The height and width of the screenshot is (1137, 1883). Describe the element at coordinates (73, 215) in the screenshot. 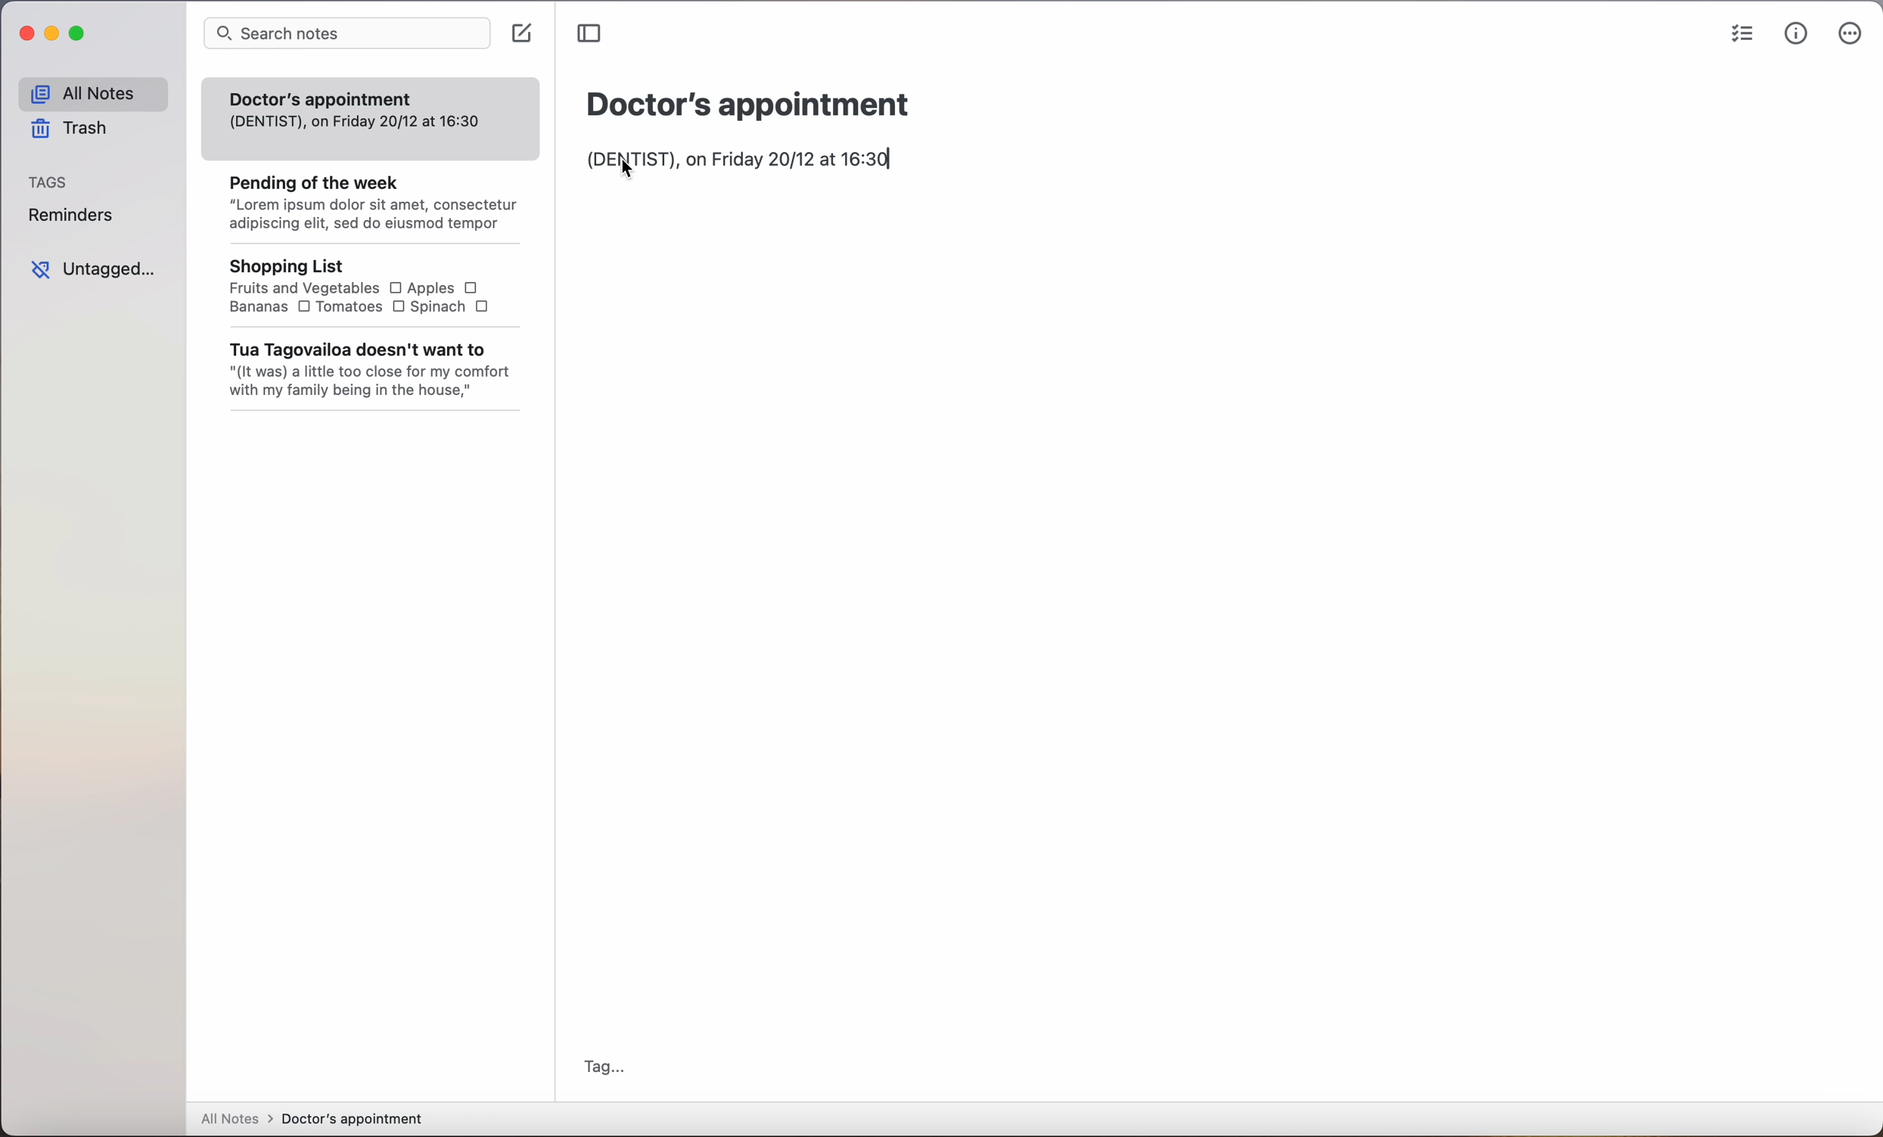

I see `reminders` at that location.